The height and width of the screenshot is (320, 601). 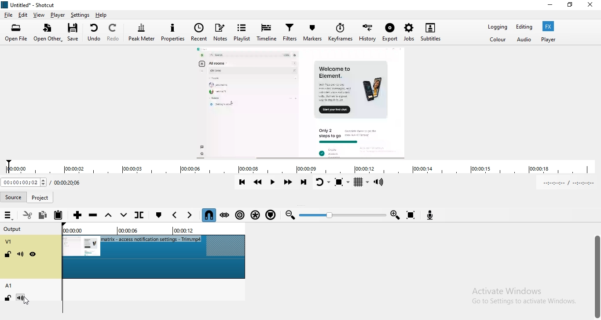 What do you see at coordinates (409, 33) in the screenshot?
I see `Jobs` at bounding box center [409, 33].